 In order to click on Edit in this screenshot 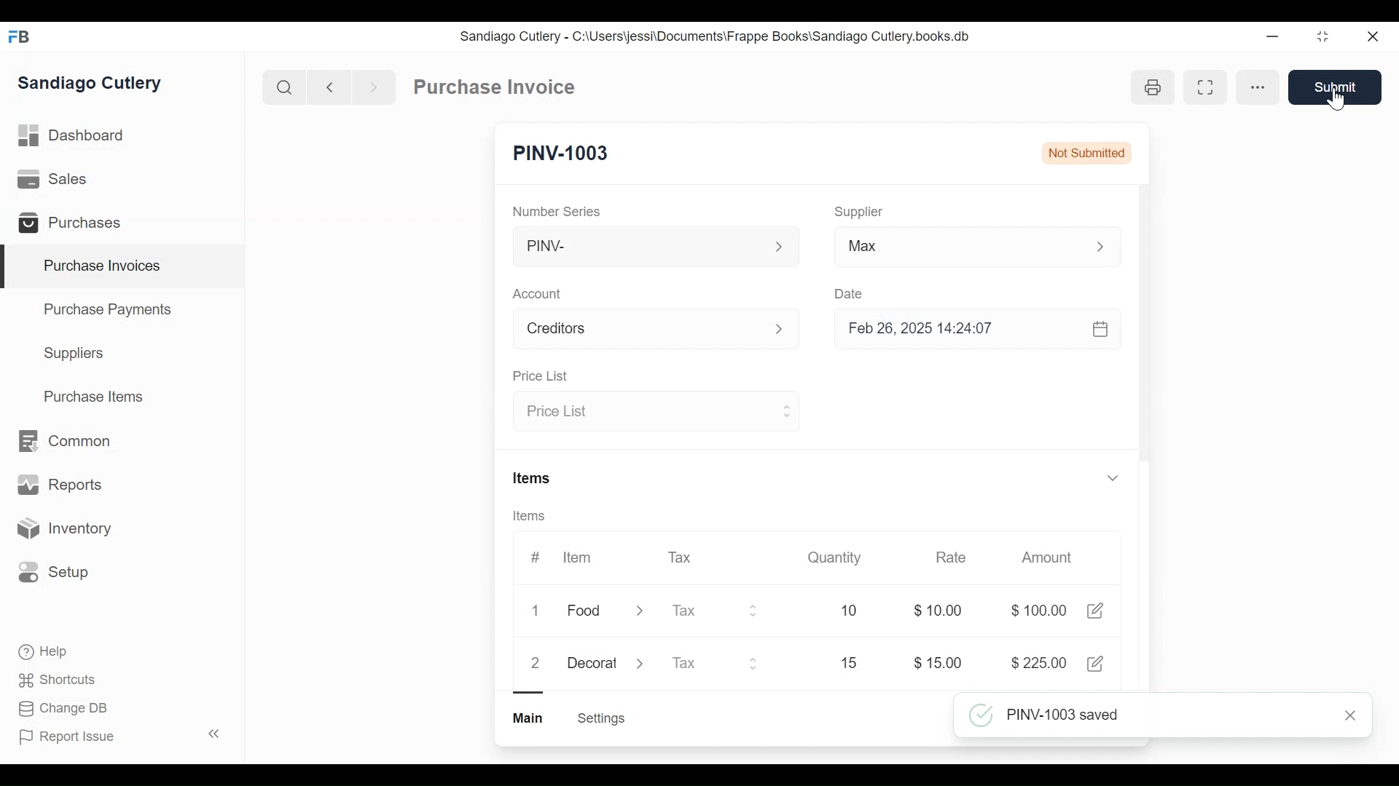, I will do `click(1097, 663)`.